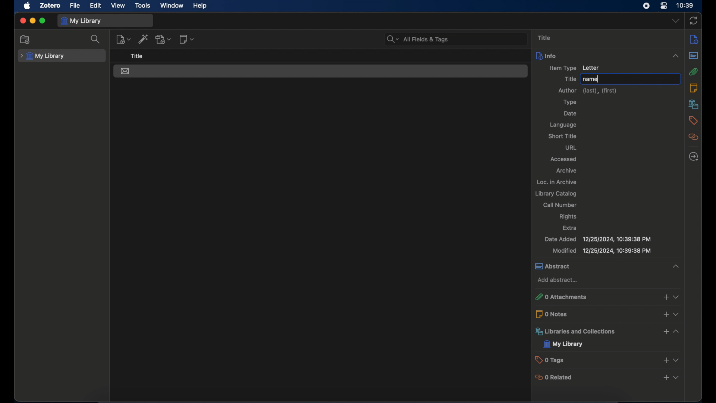 The height and width of the screenshot is (403, 716). What do you see at coordinates (595, 68) in the screenshot?
I see `Letter` at bounding box center [595, 68].